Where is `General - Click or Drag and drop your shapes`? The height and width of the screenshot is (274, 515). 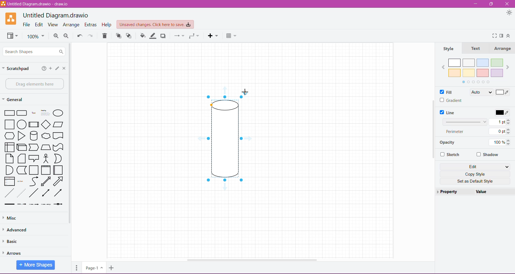
General - Click or Drag and drop your shapes is located at coordinates (13, 99).